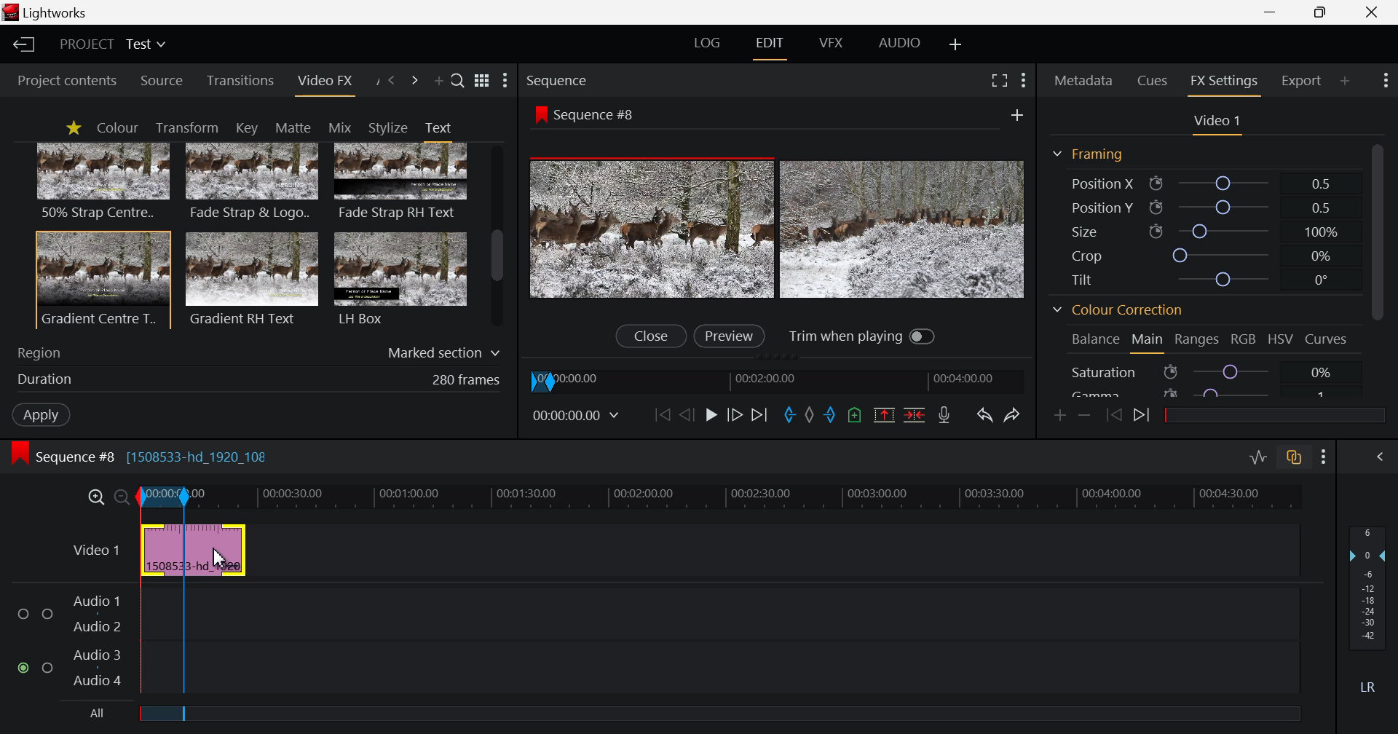  I want to click on Toggle between list and title views, so click(483, 80).